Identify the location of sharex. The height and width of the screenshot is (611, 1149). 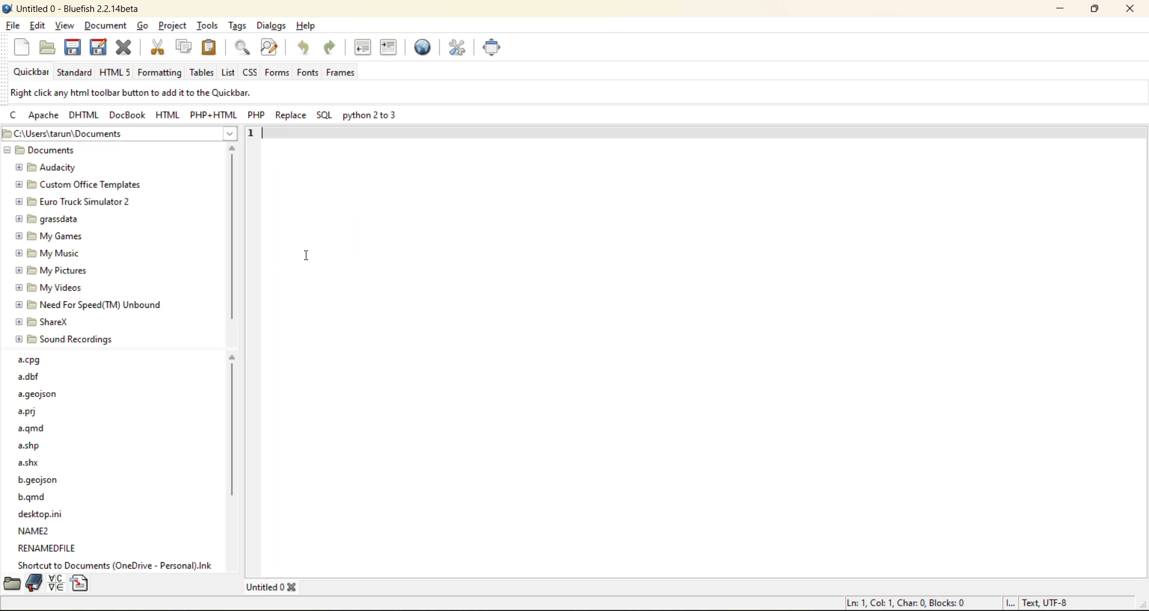
(43, 322).